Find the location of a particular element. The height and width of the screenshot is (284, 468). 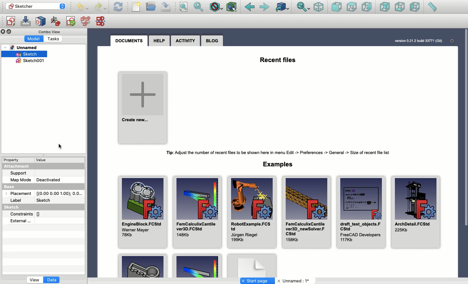

Version is located at coordinates (414, 41).